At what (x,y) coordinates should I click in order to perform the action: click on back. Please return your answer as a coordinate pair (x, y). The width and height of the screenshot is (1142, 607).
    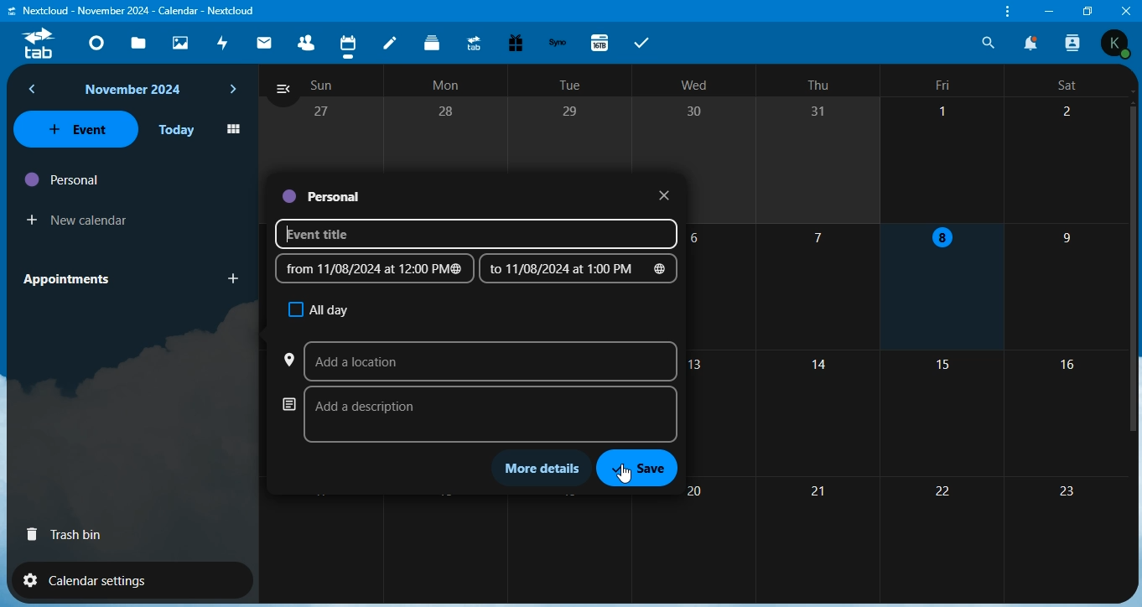
    Looking at the image, I should click on (35, 90).